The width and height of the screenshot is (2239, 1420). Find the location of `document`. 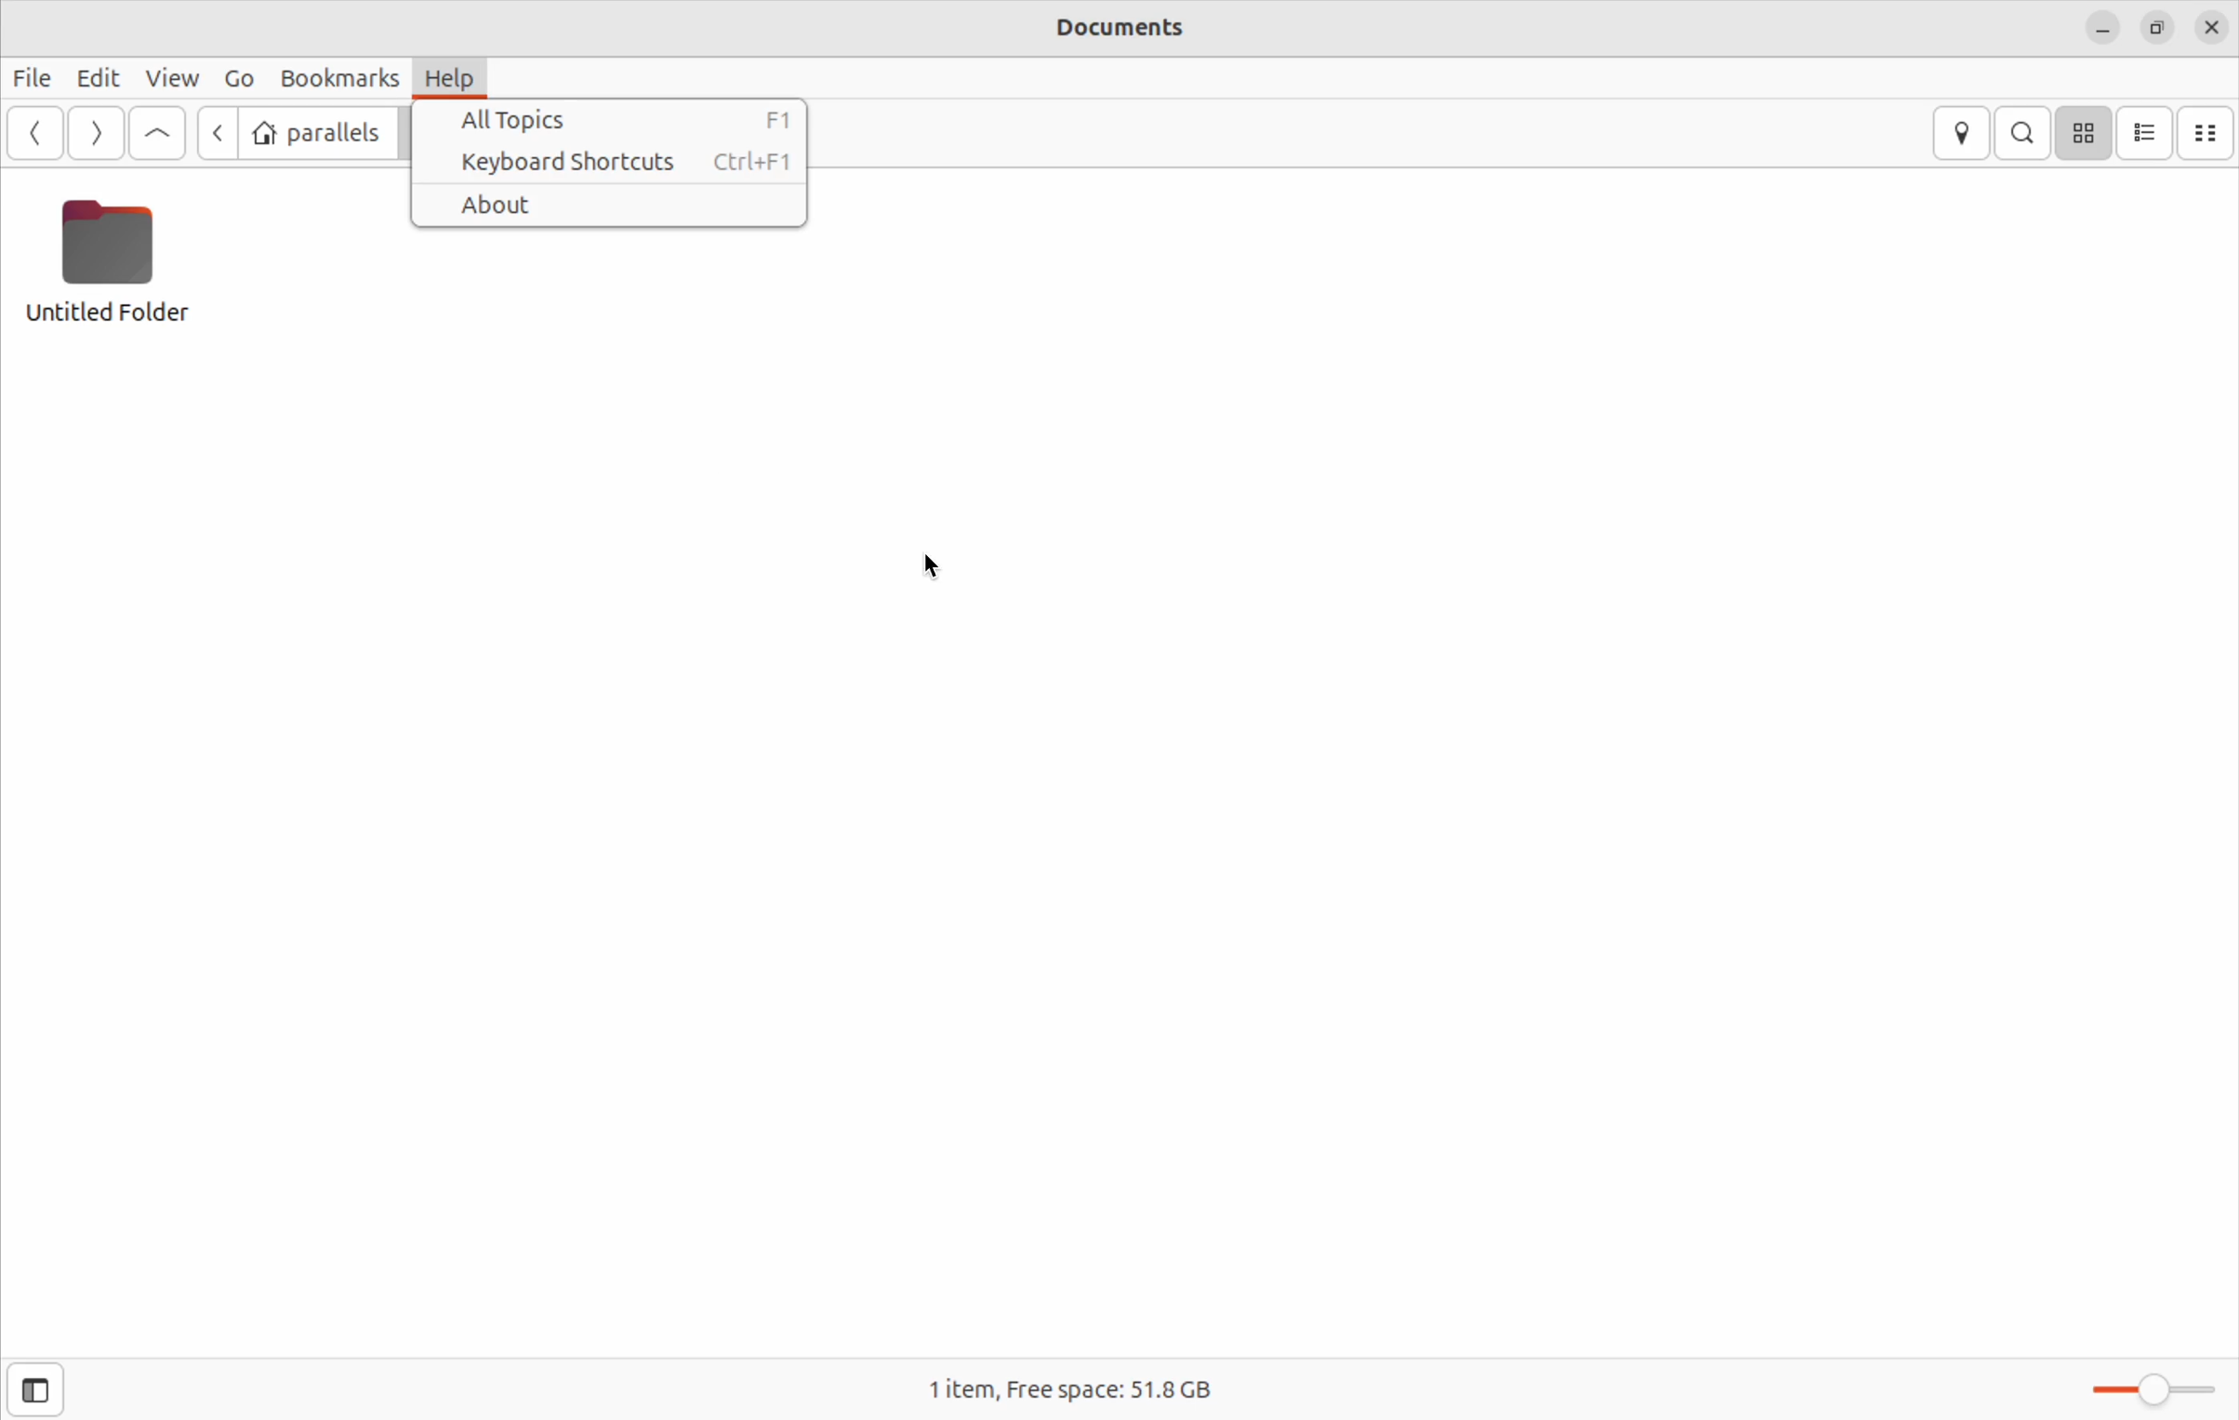

document is located at coordinates (1114, 32).